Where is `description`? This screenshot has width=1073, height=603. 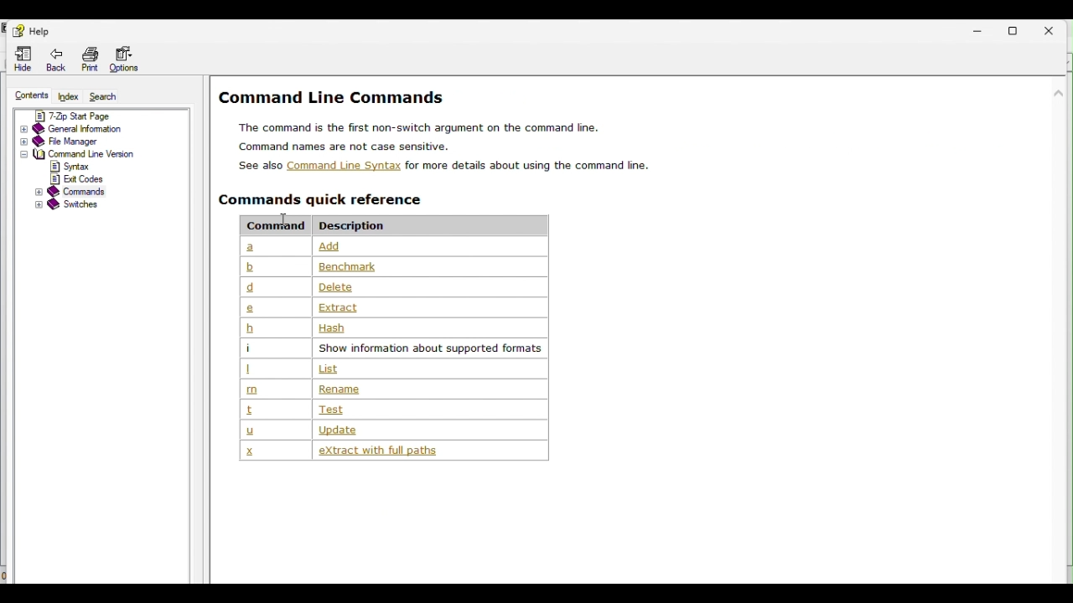
description is located at coordinates (343, 308).